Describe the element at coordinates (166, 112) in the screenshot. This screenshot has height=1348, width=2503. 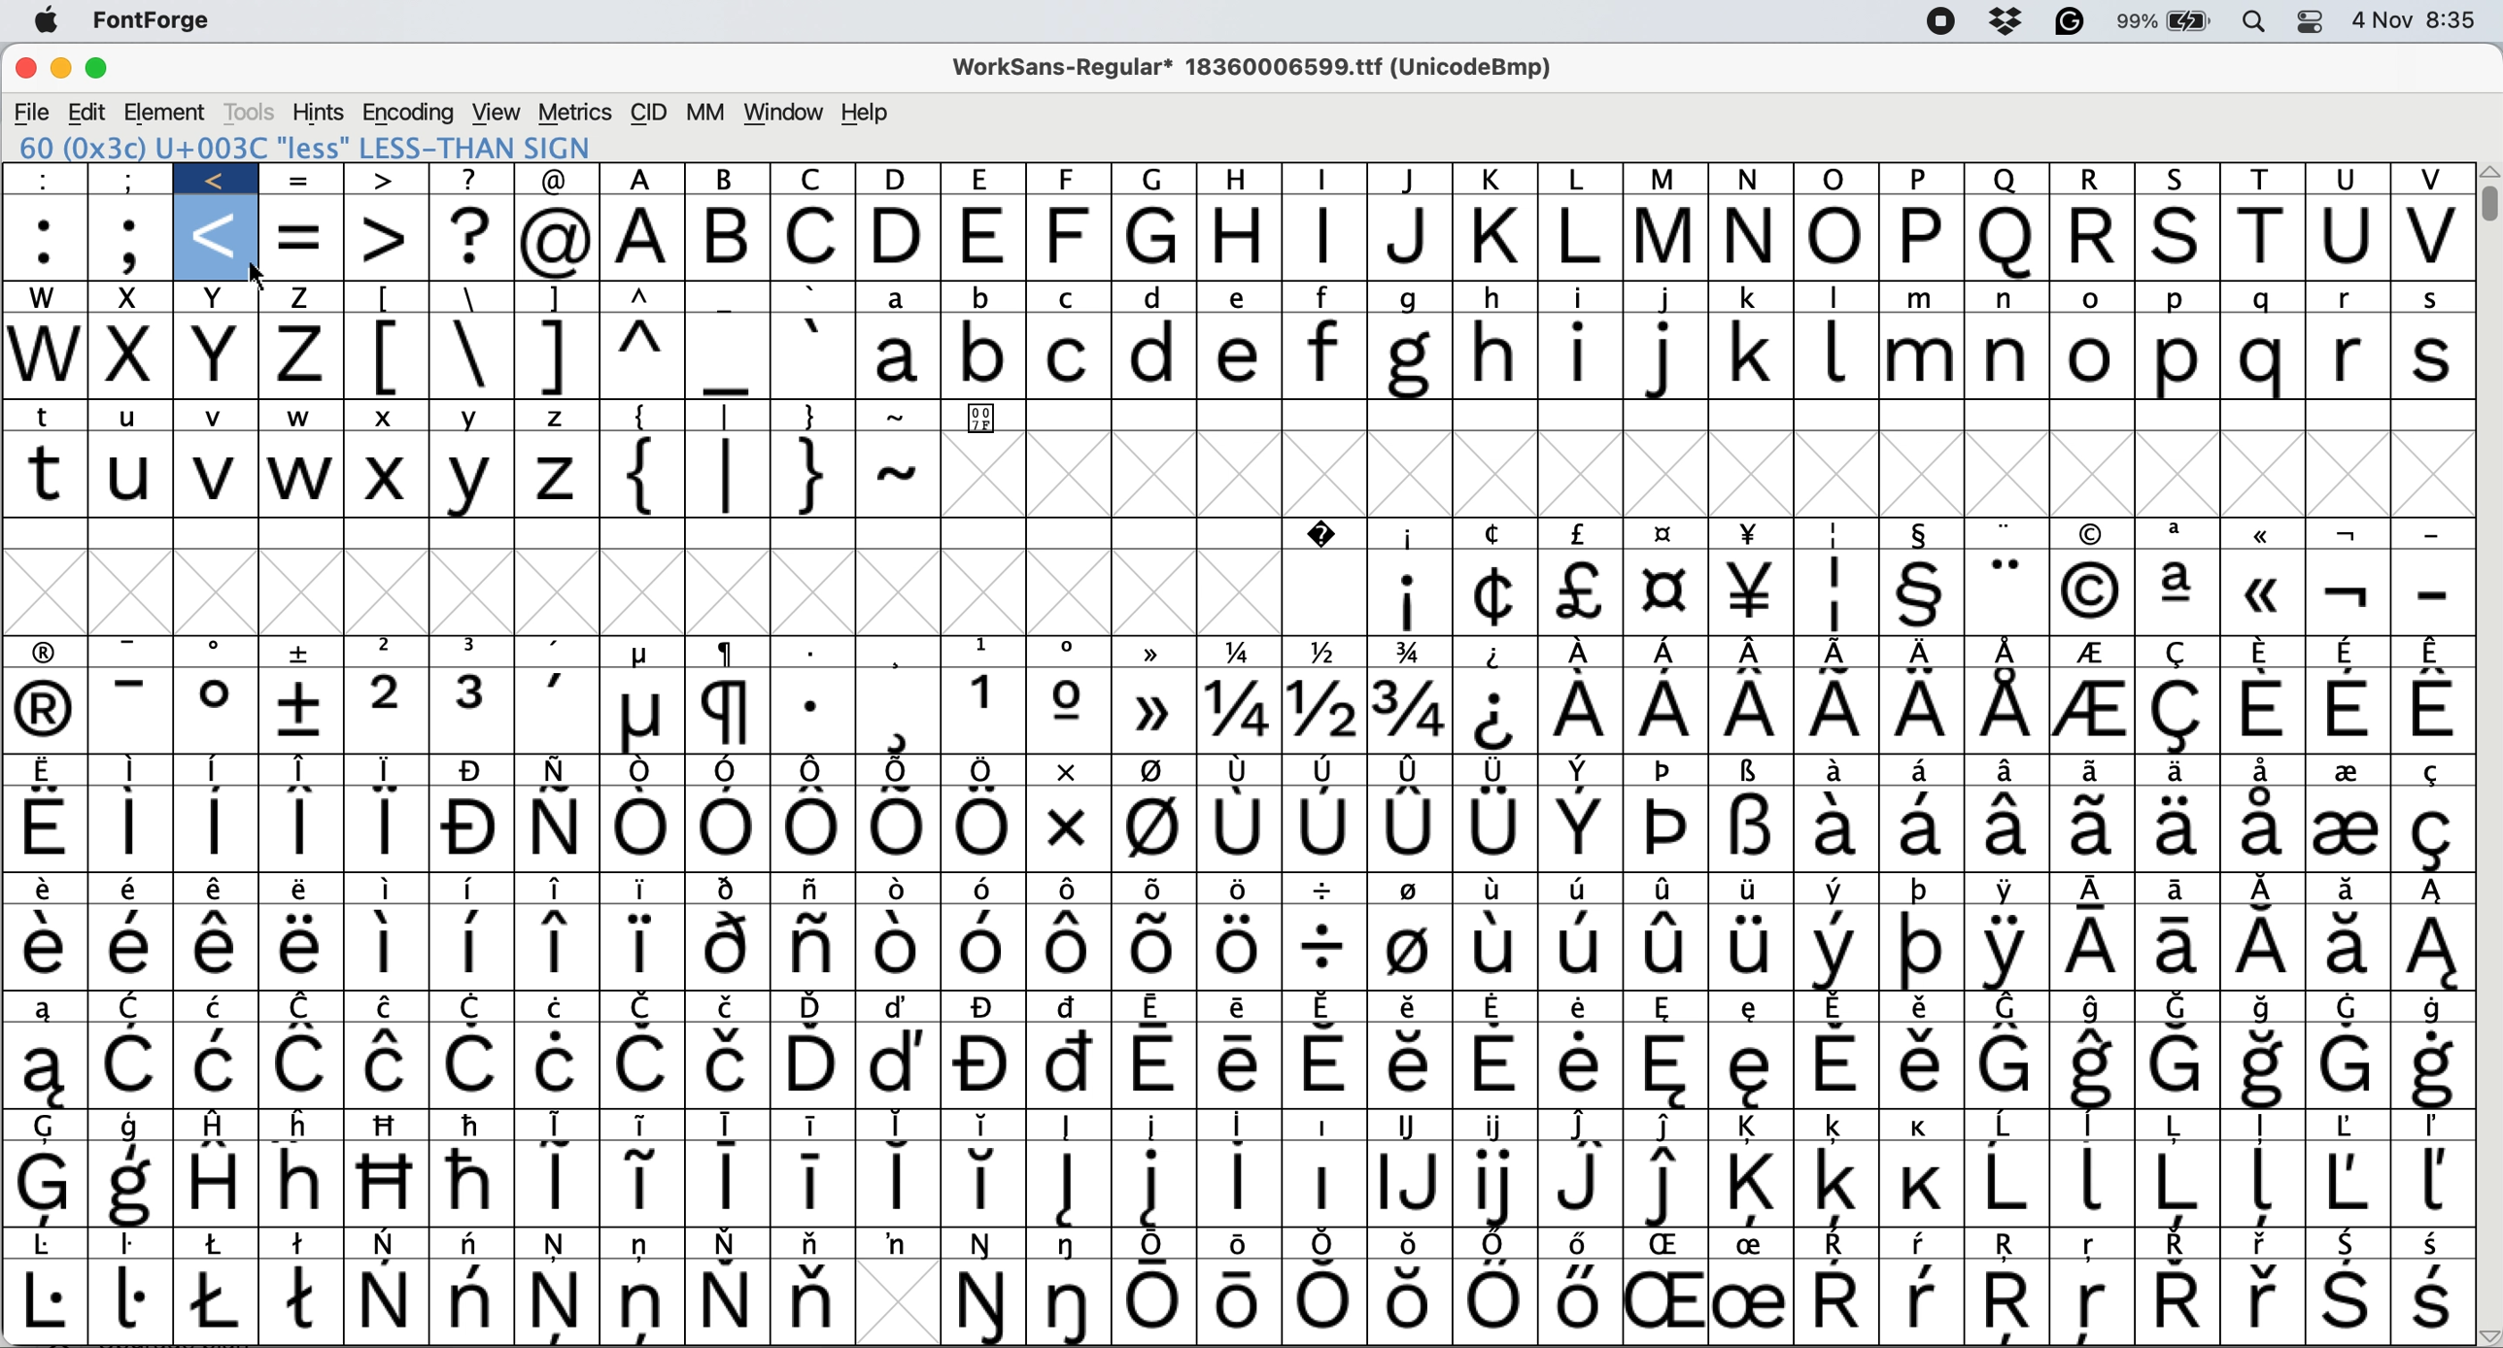
I see `element` at that location.